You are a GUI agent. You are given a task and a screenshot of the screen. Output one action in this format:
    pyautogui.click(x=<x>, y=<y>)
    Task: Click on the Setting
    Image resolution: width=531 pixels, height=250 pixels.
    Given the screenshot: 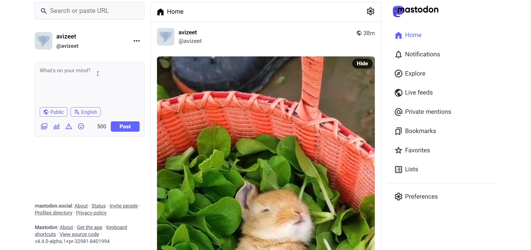 What is the action you would take?
    pyautogui.click(x=371, y=11)
    